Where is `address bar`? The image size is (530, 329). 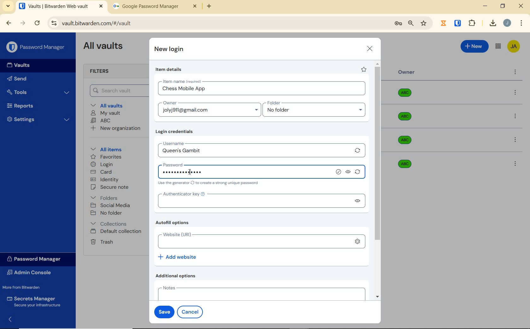
address bar is located at coordinates (217, 24).